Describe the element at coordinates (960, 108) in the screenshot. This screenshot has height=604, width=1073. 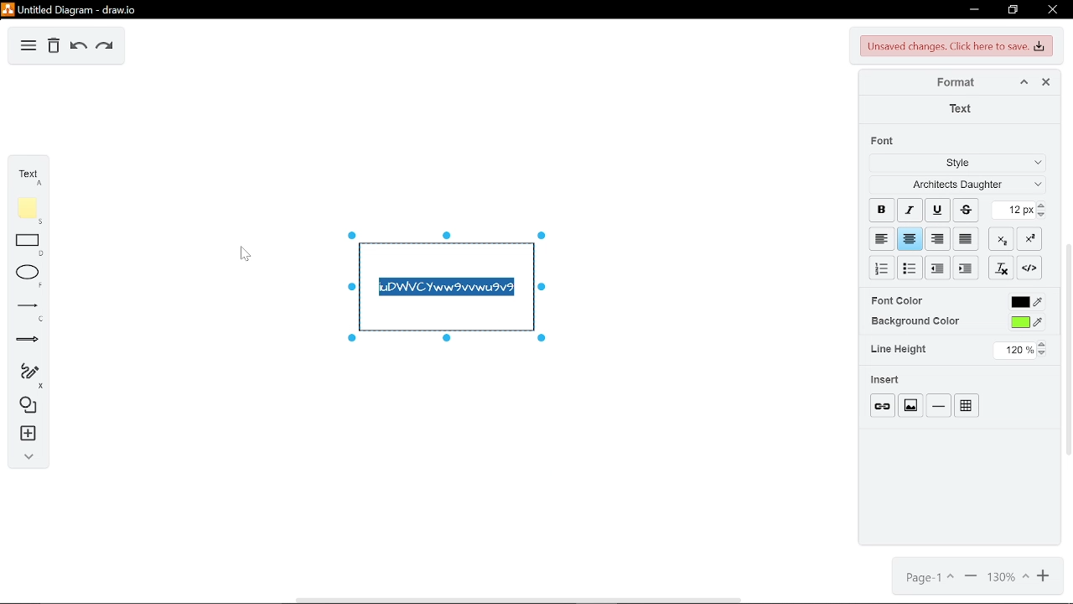
I see `text` at that location.